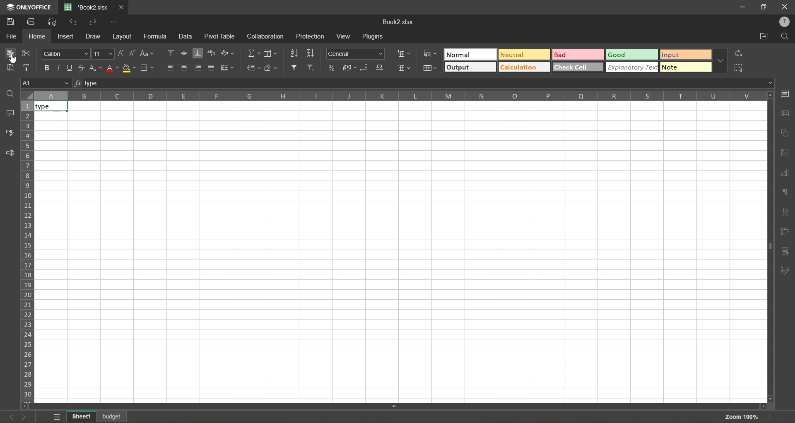 This screenshot has width=795, height=423. Describe the element at coordinates (743, 7) in the screenshot. I see `minimize` at that location.